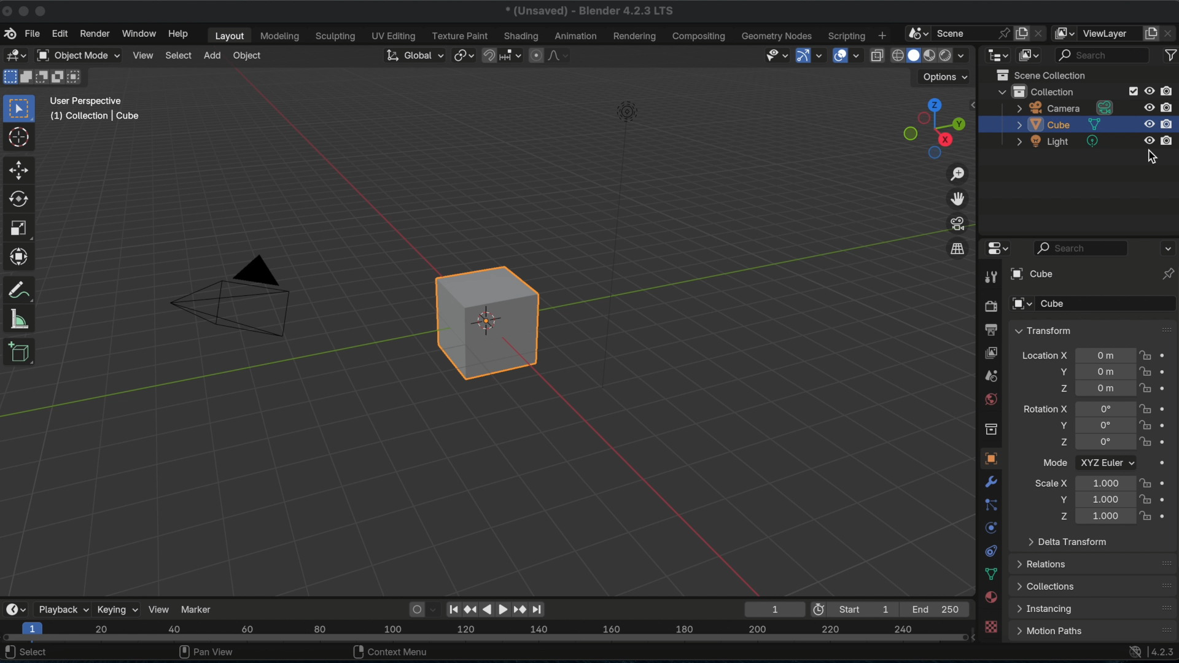 This screenshot has width=1179, height=663. Describe the element at coordinates (1061, 425) in the screenshot. I see `rotation Y` at that location.